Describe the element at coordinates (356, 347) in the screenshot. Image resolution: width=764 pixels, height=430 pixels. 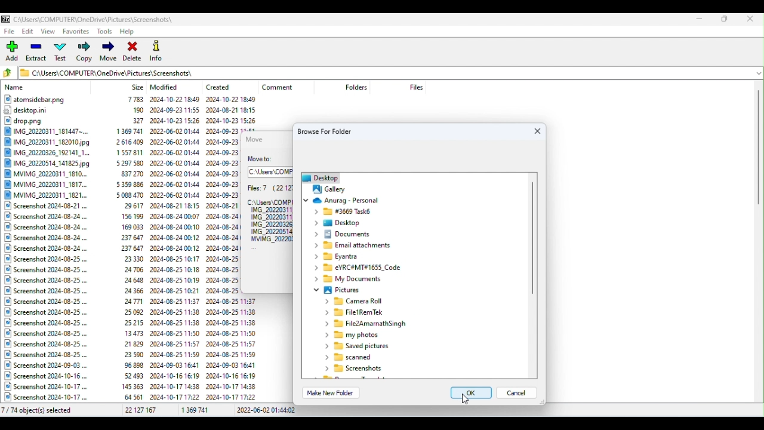
I see `Saved pictures` at that location.